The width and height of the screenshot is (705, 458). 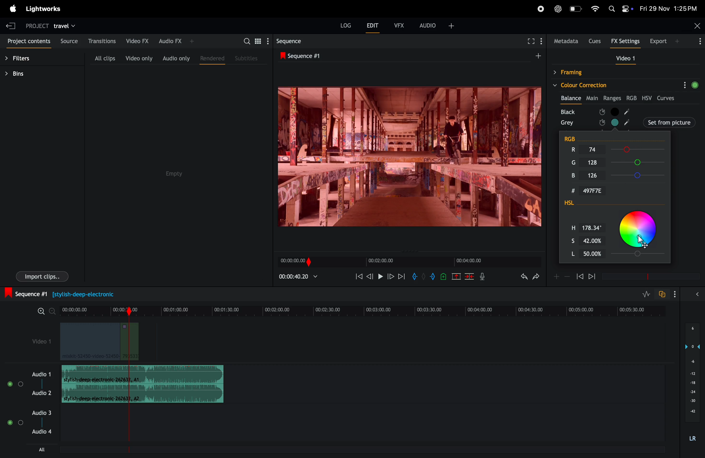 What do you see at coordinates (596, 162) in the screenshot?
I see `G Input` at bounding box center [596, 162].